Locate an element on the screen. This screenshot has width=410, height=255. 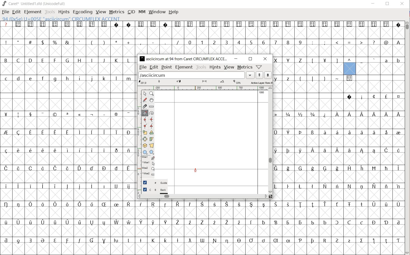
94 0xSe U+00SE "asciicircum" CIRCUMFLEX ACCENT is located at coordinates (350, 65).